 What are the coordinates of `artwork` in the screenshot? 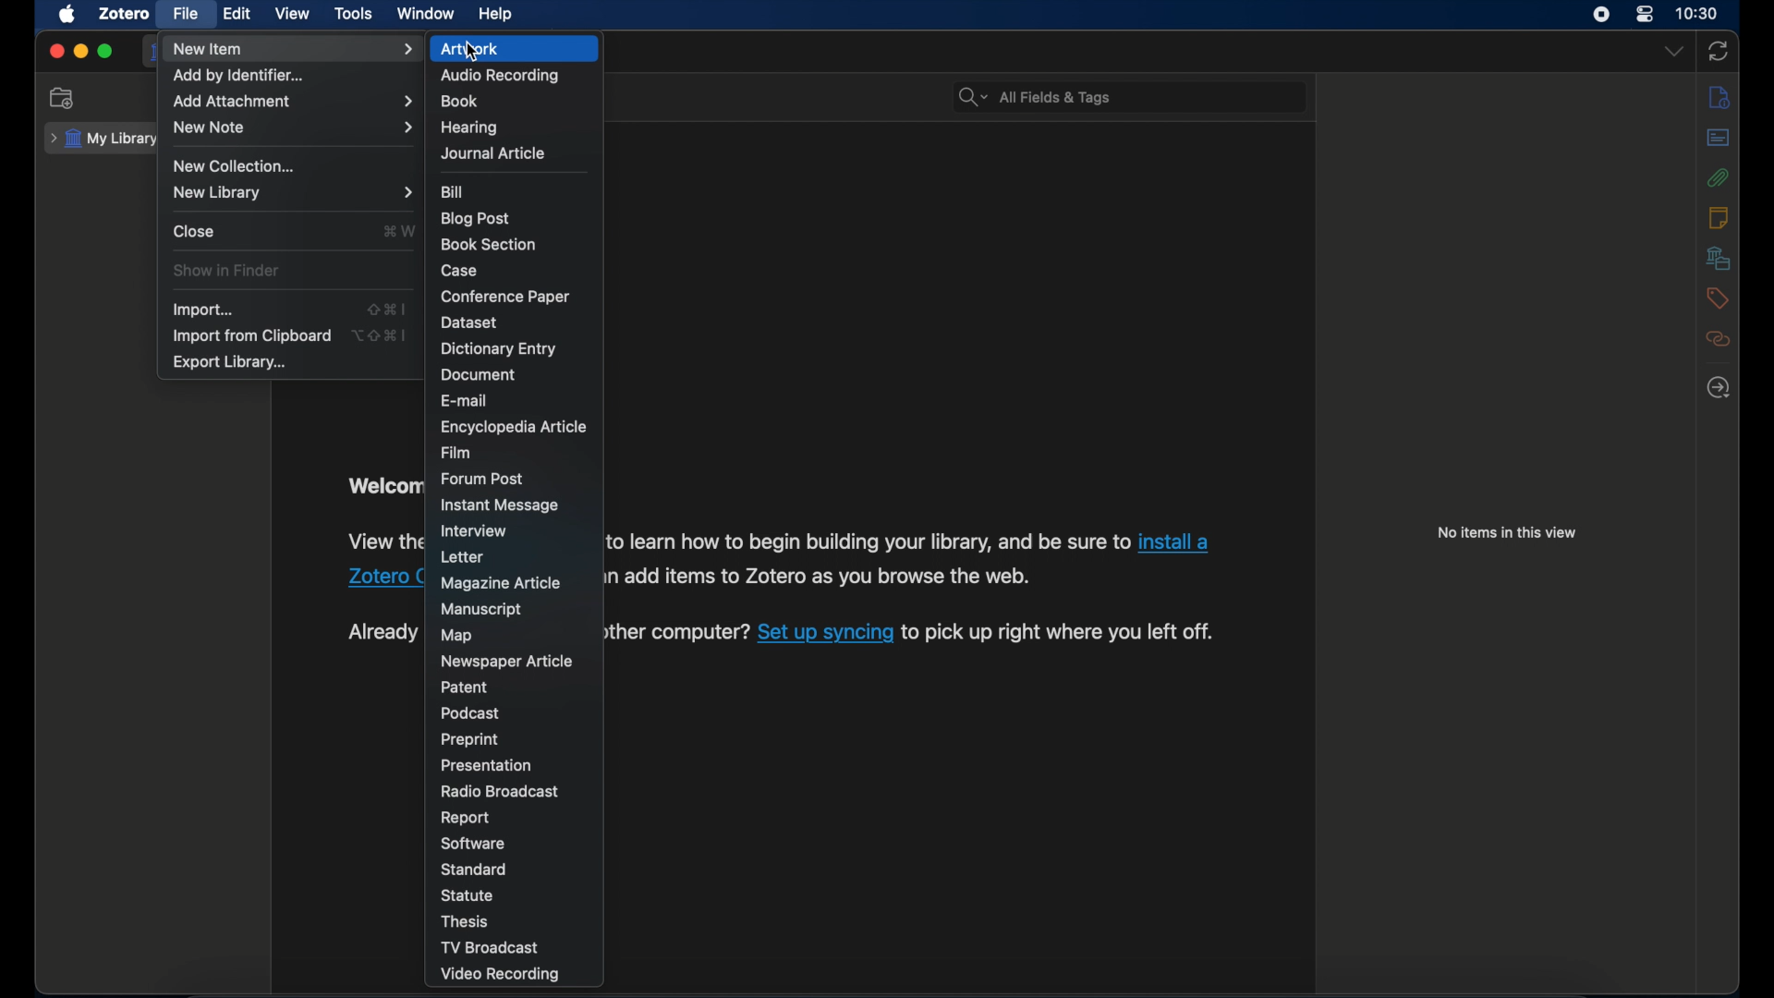 It's located at (469, 49).